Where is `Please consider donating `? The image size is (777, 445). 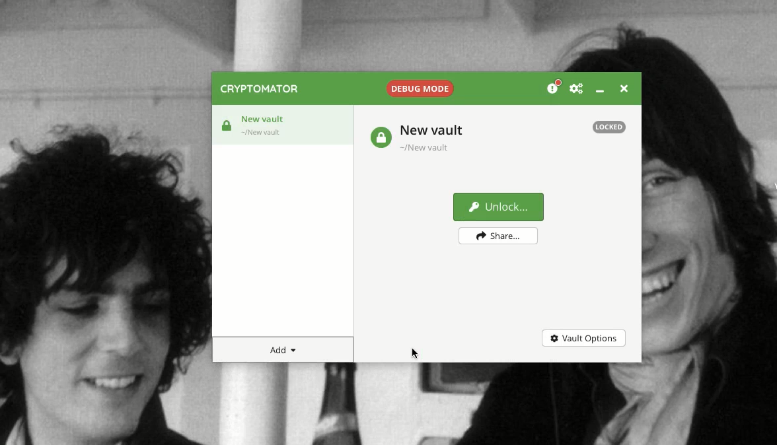
Please consider donating  is located at coordinates (552, 86).